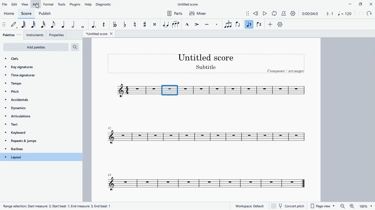 The height and width of the screenshot is (210, 375). I want to click on default, so click(280, 25).